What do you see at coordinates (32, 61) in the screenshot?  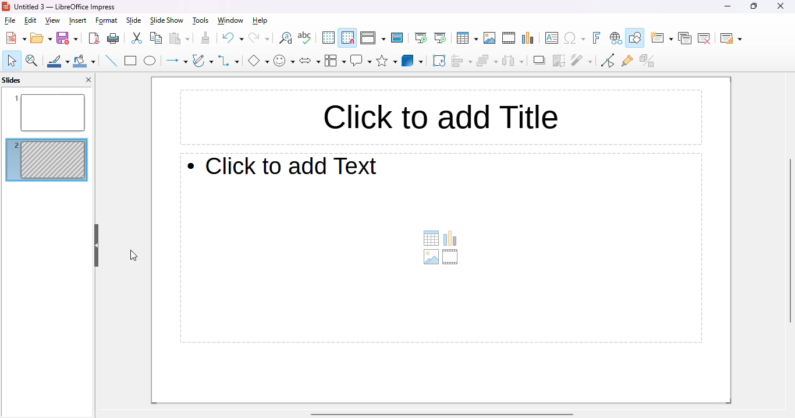 I see `zoom & pan` at bounding box center [32, 61].